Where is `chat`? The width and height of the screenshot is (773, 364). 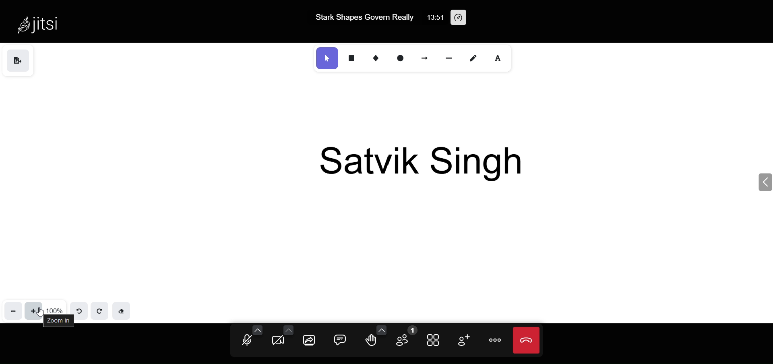 chat is located at coordinates (339, 339).